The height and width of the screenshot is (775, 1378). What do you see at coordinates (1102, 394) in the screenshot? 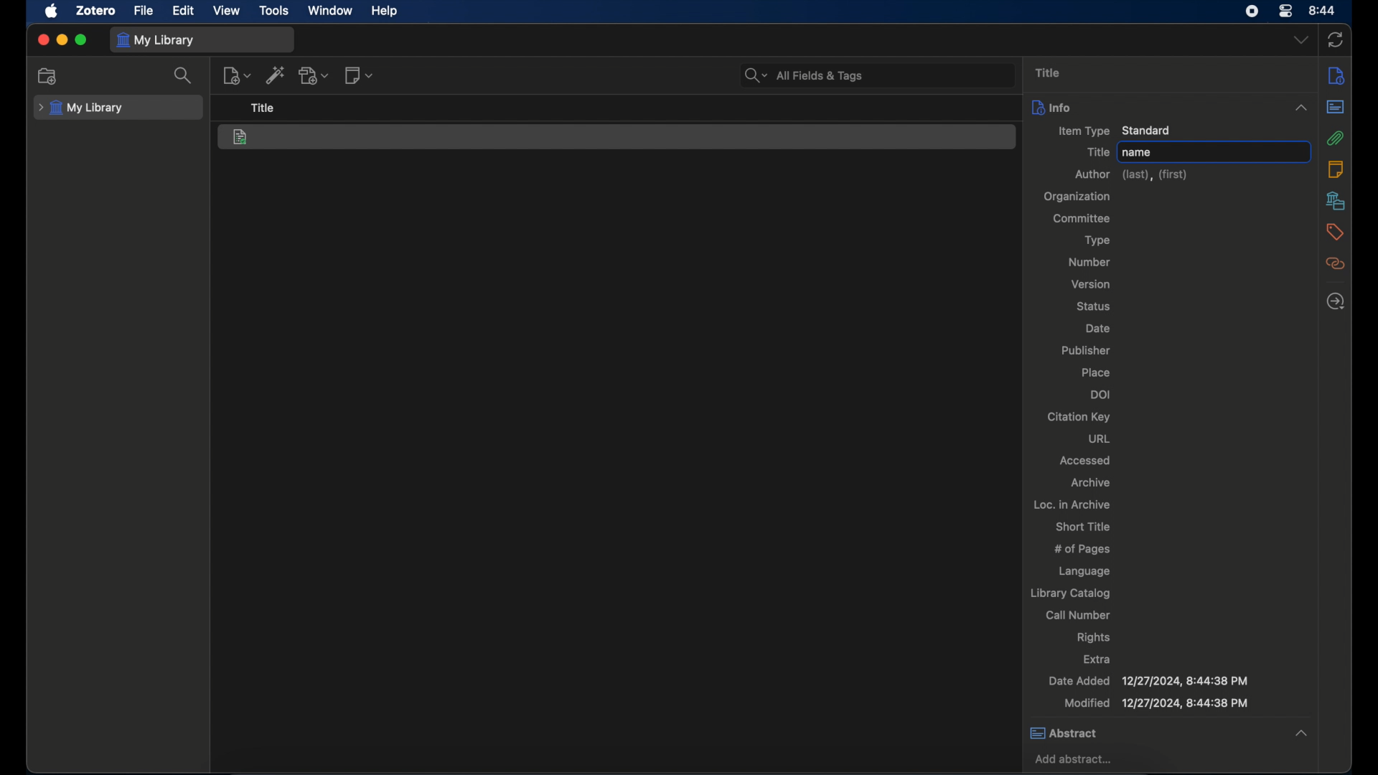
I see `doi` at bounding box center [1102, 394].